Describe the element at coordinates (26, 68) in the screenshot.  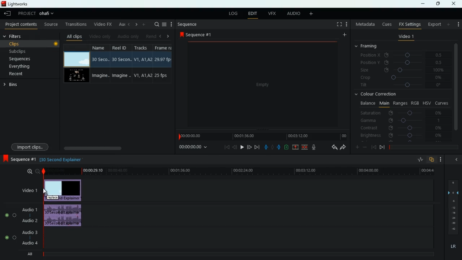
I see `everything` at that location.